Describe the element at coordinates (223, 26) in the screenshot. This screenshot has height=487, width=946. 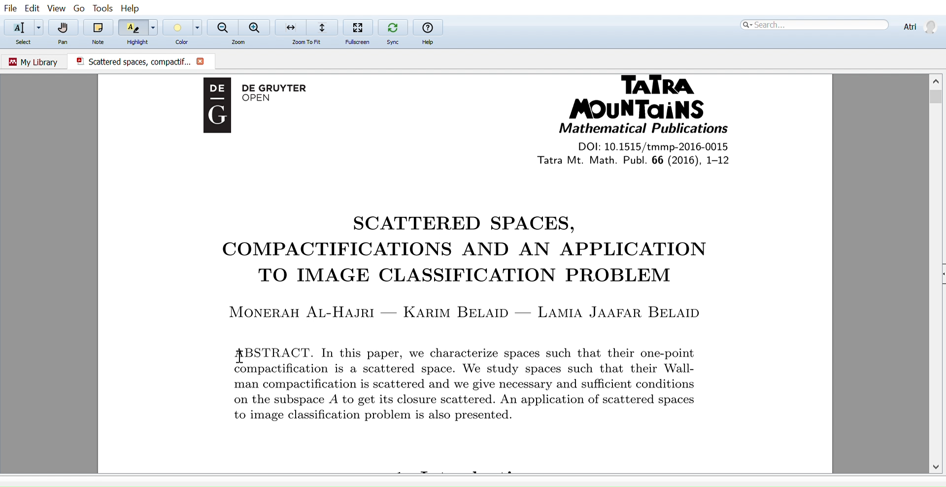
I see `Zoom out` at that location.